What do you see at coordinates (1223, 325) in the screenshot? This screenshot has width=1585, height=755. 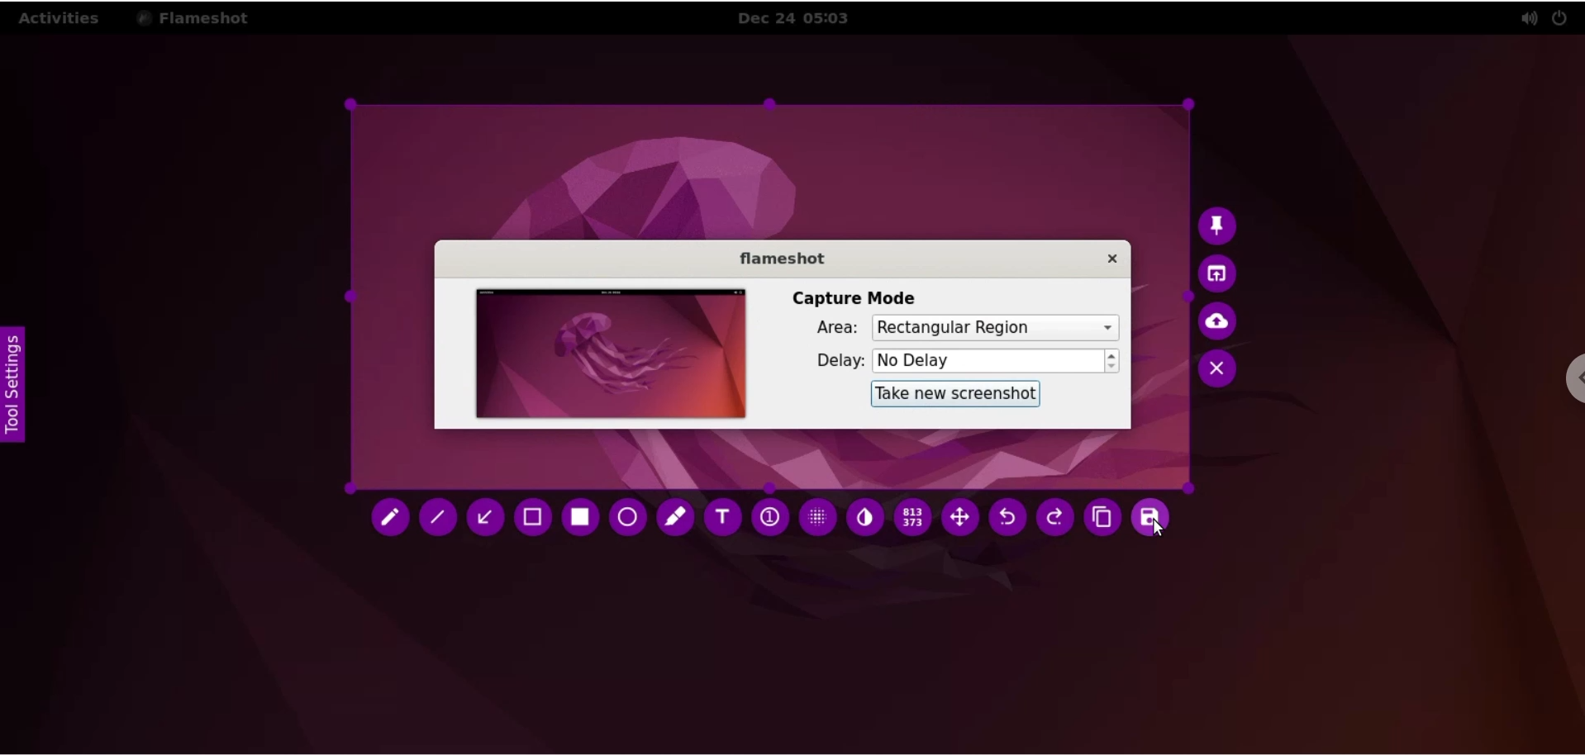 I see `upload` at bounding box center [1223, 325].